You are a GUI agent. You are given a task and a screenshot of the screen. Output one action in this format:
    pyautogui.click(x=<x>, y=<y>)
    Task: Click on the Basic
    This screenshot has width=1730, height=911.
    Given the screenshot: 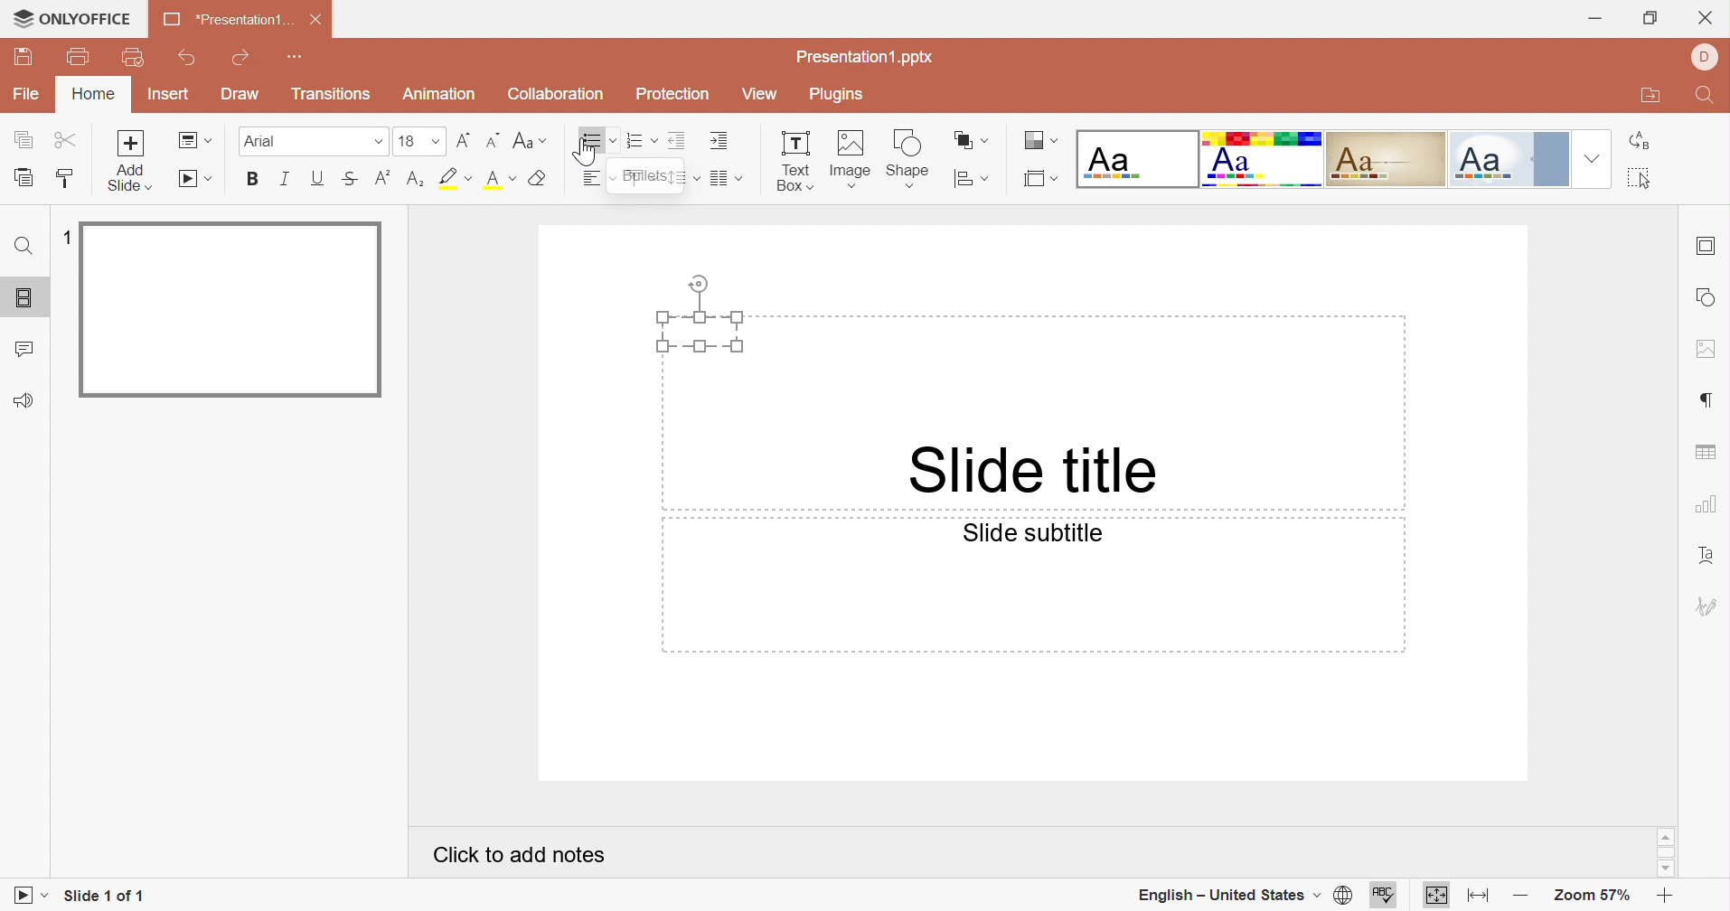 What is the action you would take?
    pyautogui.click(x=1265, y=161)
    